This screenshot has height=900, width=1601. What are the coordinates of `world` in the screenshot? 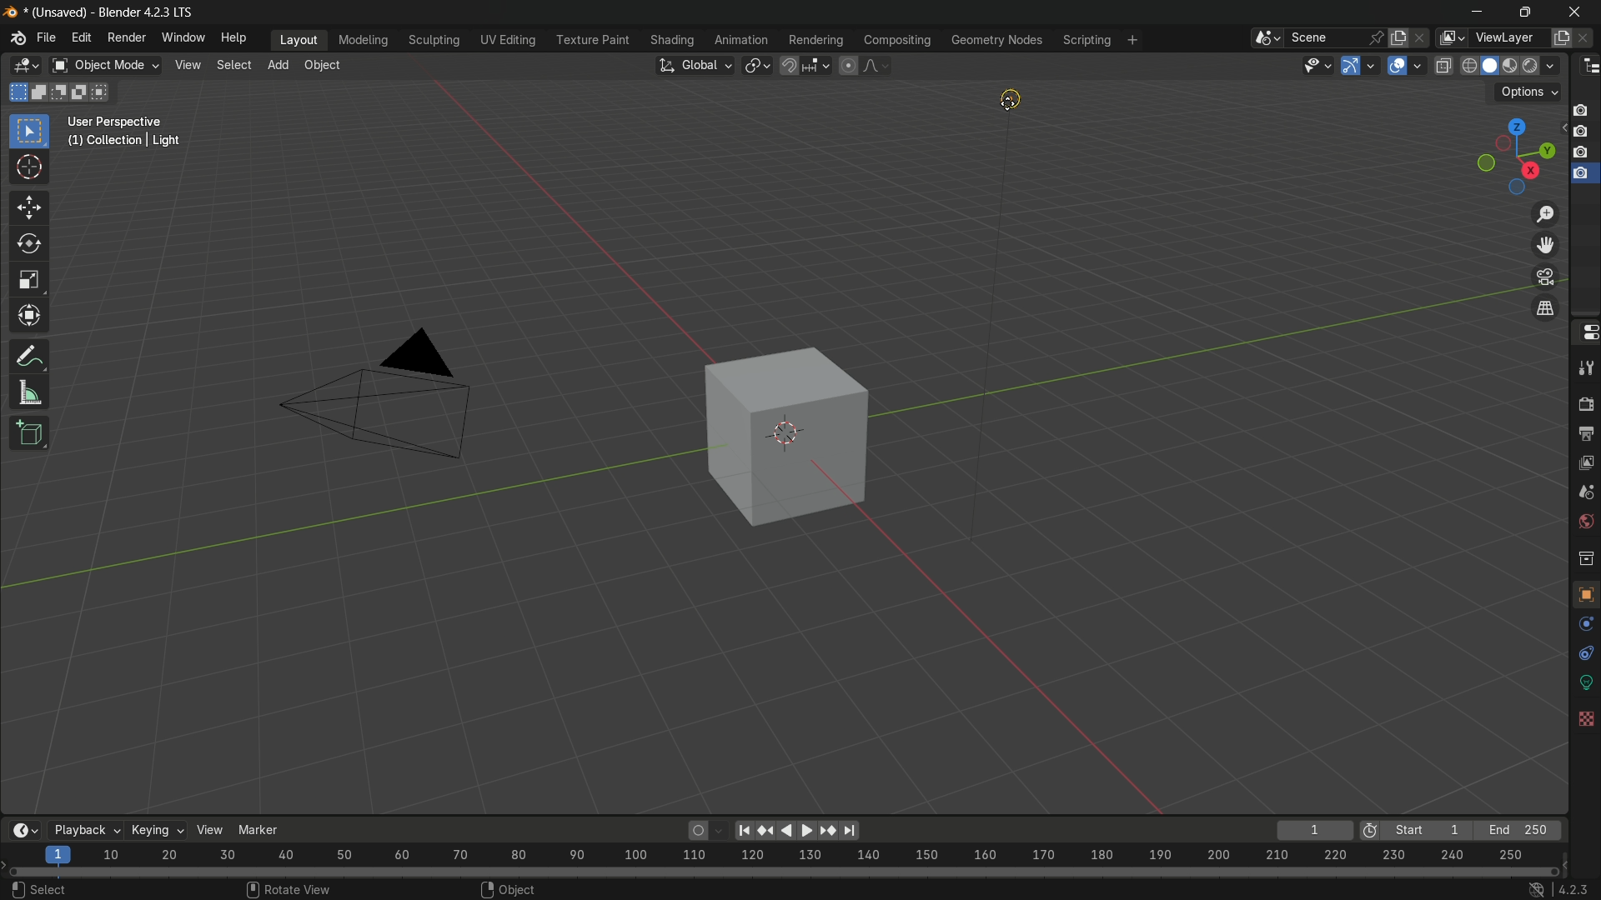 It's located at (1586, 523).